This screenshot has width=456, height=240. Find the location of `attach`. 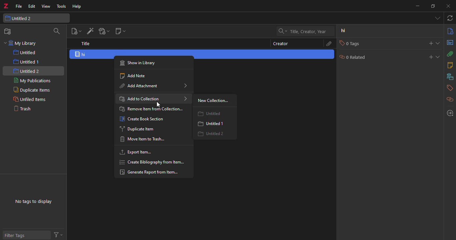

attach is located at coordinates (450, 54).